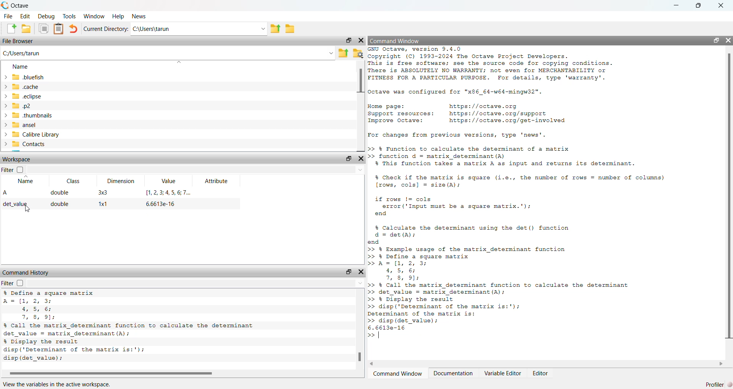 This screenshot has height=389, width=733. I want to click on dimension, so click(122, 182).